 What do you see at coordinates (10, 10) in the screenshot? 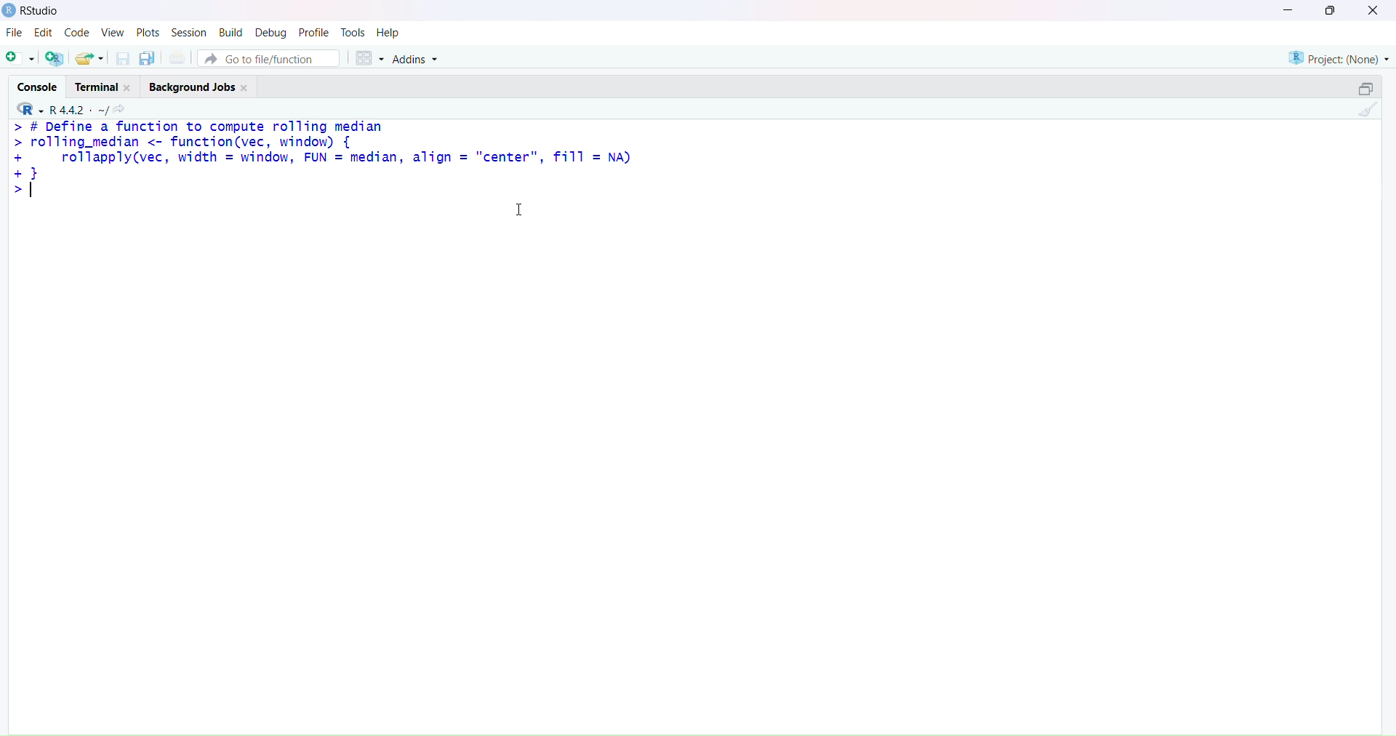
I see `logo` at bounding box center [10, 10].